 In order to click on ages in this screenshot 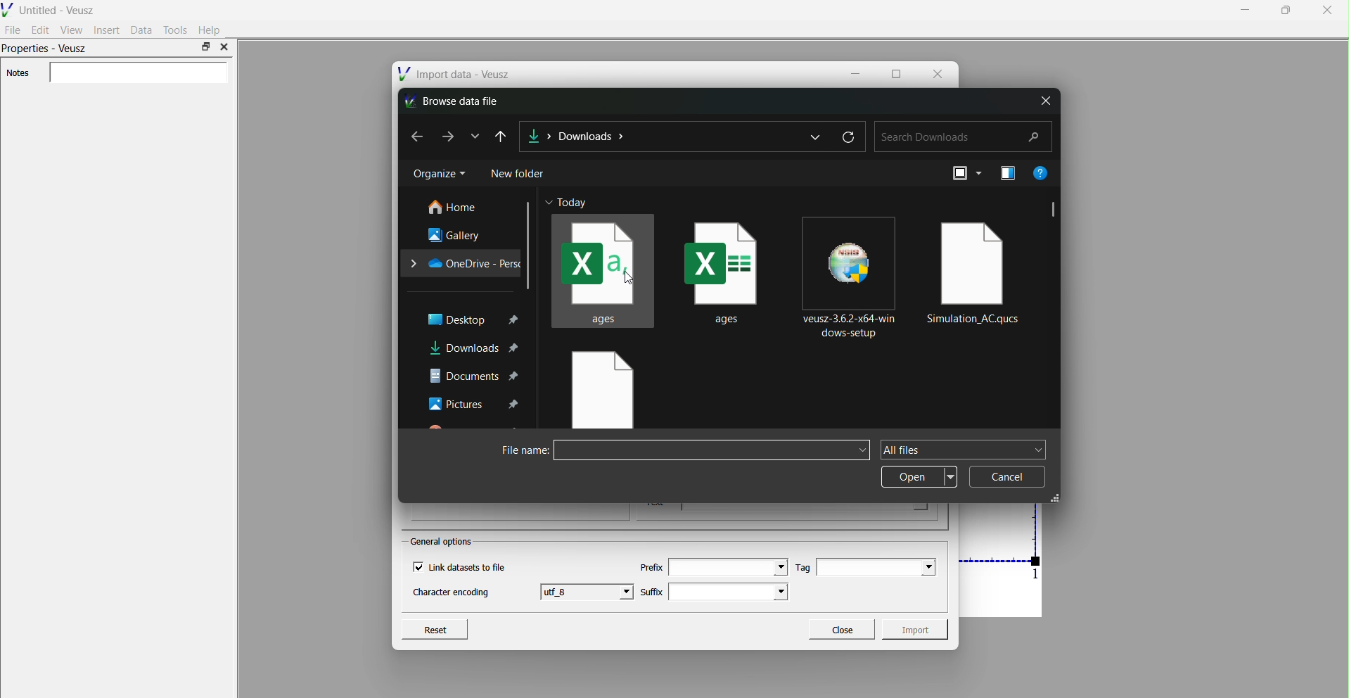, I will do `click(728, 267)`.